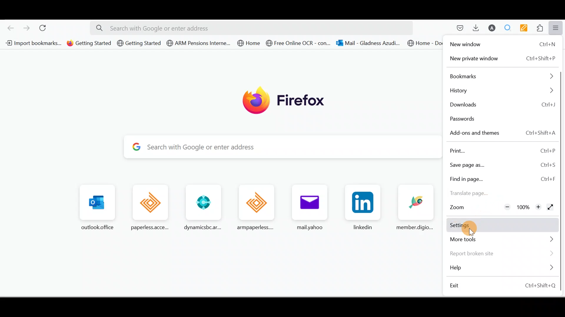 The height and width of the screenshot is (317, 565). What do you see at coordinates (299, 44) in the screenshot?
I see `Bookmark 6` at bounding box center [299, 44].